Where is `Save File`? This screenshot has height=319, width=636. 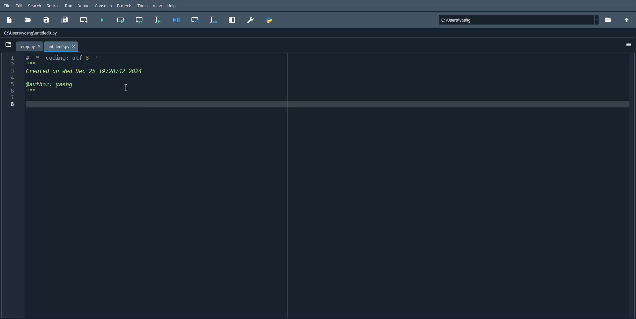
Save File is located at coordinates (47, 20).